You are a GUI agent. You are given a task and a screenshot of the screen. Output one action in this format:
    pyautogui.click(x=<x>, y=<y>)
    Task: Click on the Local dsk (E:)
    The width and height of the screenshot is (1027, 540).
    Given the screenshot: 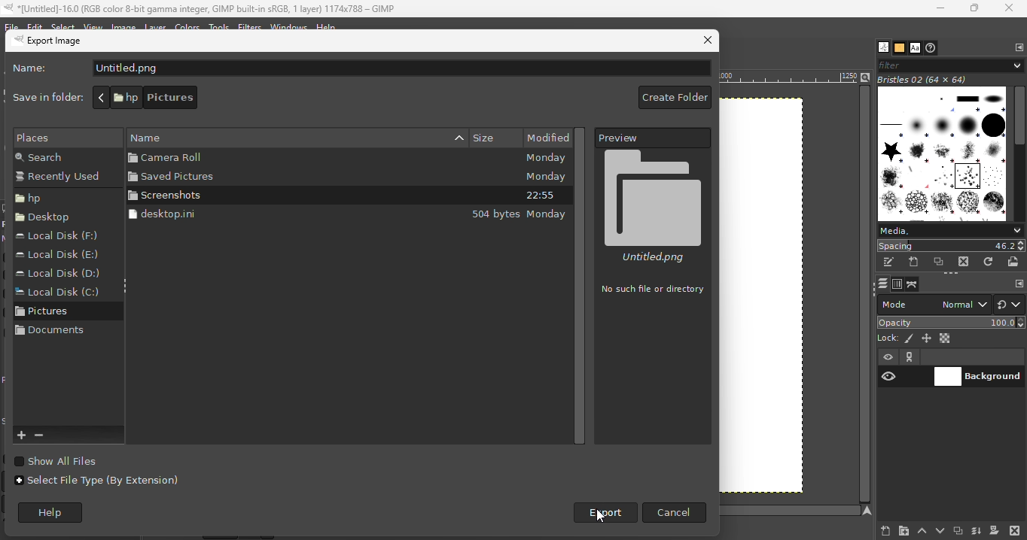 What is the action you would take?
    pyautogui.click(x=57, y=256)
    